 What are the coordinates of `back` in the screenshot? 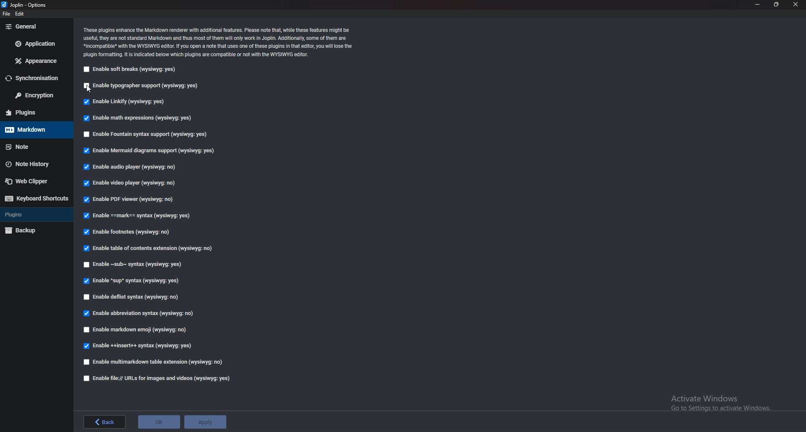 It's located at (105, 422).